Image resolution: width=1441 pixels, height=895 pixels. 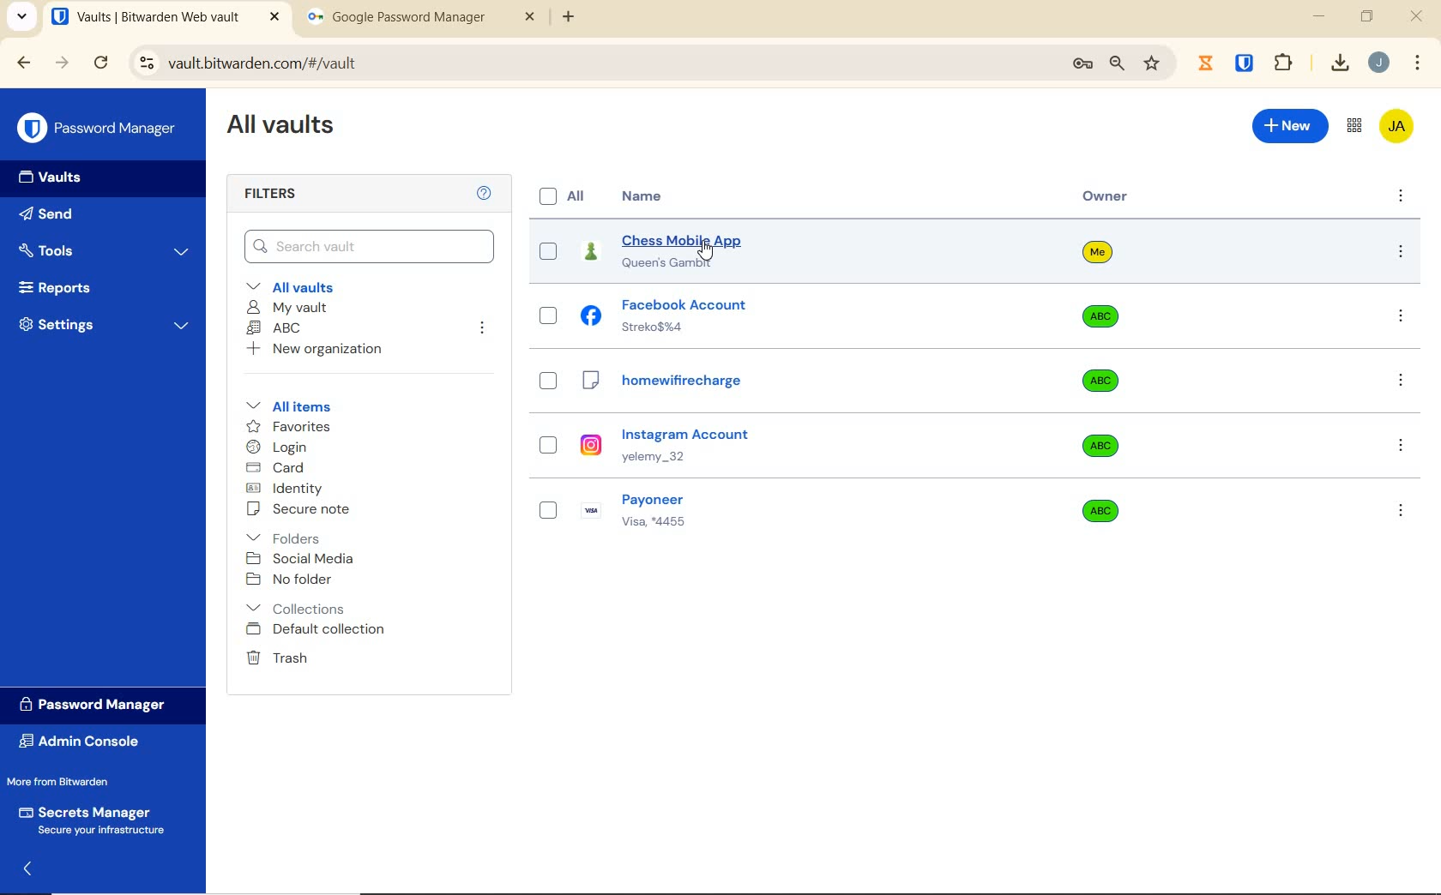 I want to click on My Vault, so click(x=290, y=306).